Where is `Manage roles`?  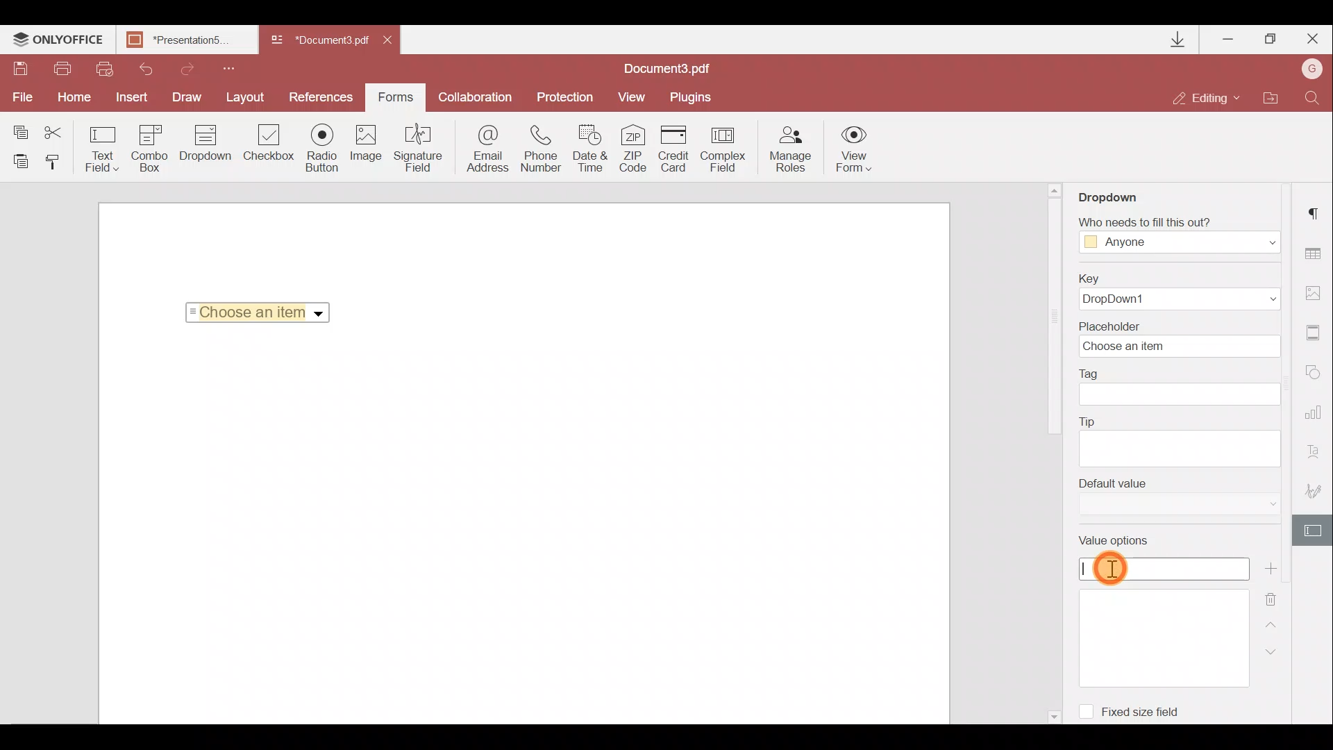
Manage roles is located at coordinates (790, 149).